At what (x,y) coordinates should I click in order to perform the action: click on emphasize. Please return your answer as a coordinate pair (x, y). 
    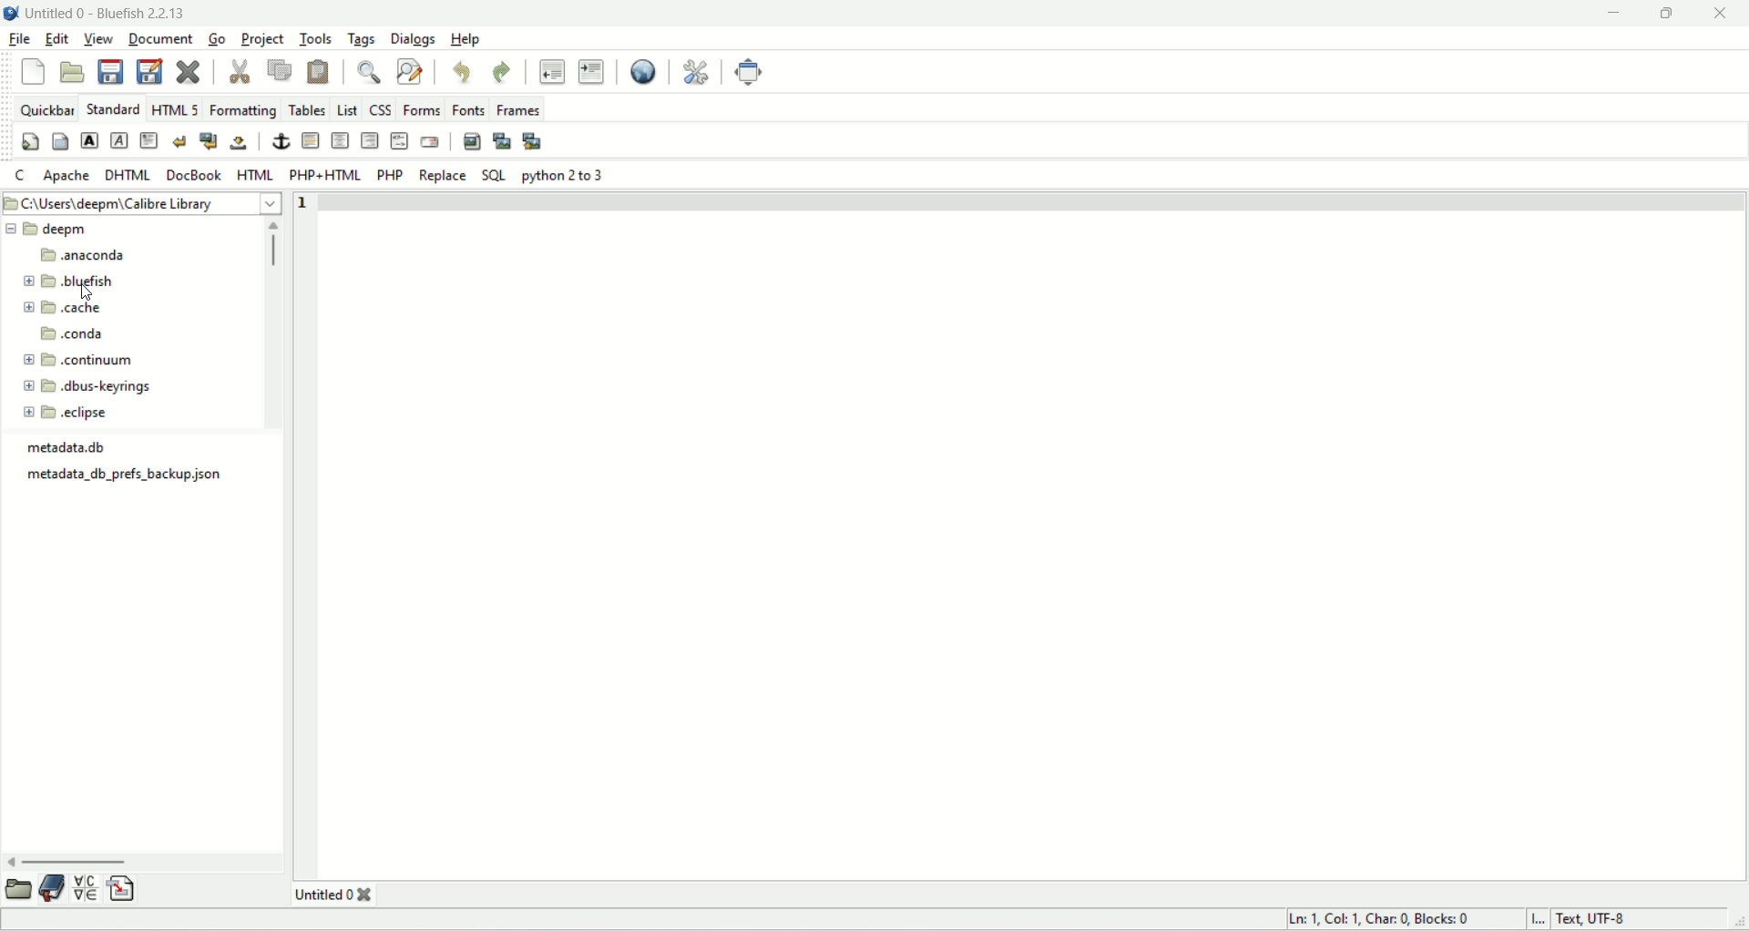
    Looking at the image, I should click on (120, 140).